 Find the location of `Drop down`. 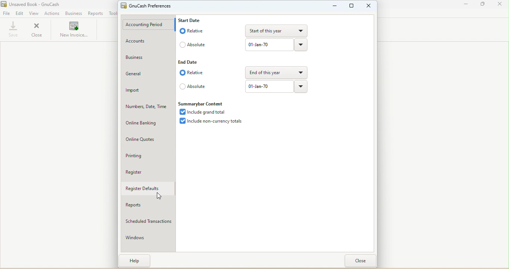

Drop down is located at coordinates (301, 86).